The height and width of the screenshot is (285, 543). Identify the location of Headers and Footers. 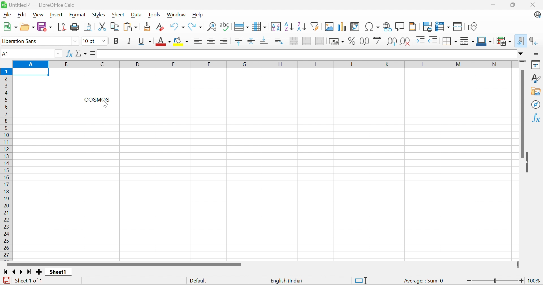
(414, 26).